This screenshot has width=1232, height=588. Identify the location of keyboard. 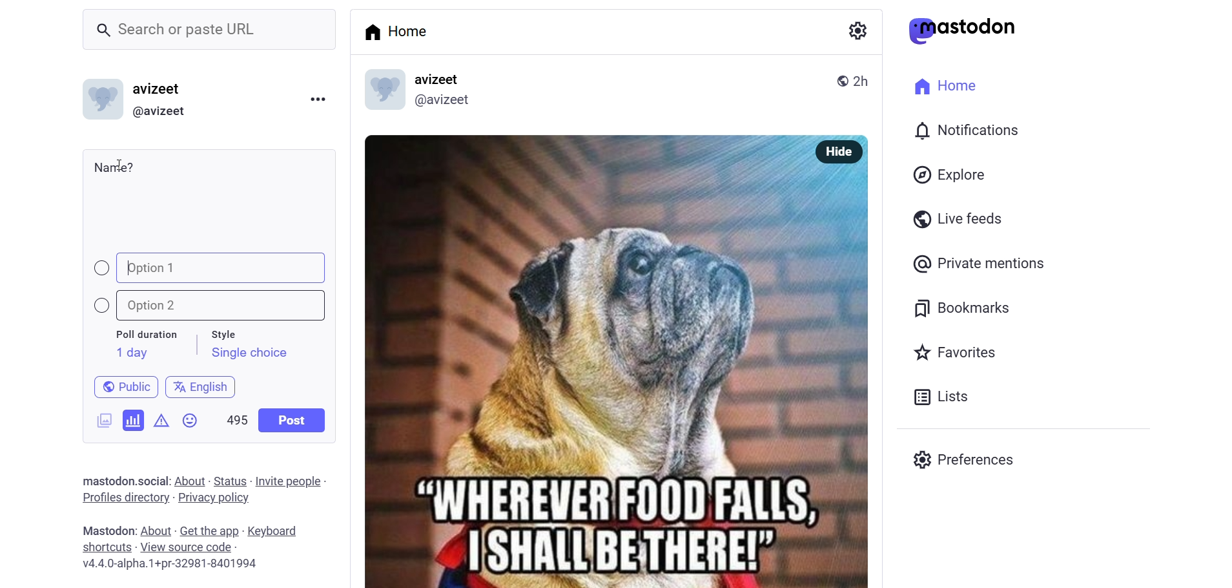
(278, 532).